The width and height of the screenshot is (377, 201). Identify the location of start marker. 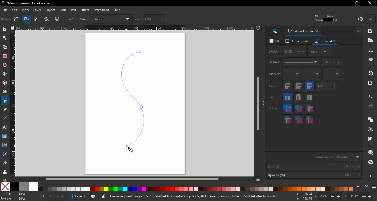
(292, 76).